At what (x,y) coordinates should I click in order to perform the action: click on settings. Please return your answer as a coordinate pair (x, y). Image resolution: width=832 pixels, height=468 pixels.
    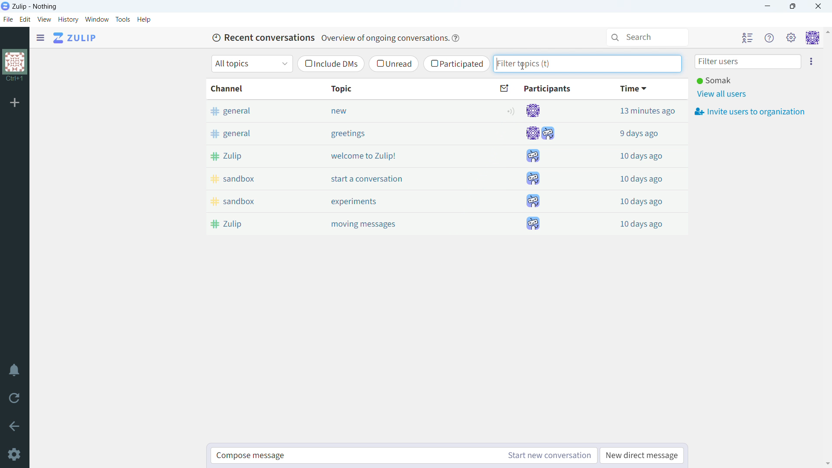
    Looking at the image, I should click on (13, 454).